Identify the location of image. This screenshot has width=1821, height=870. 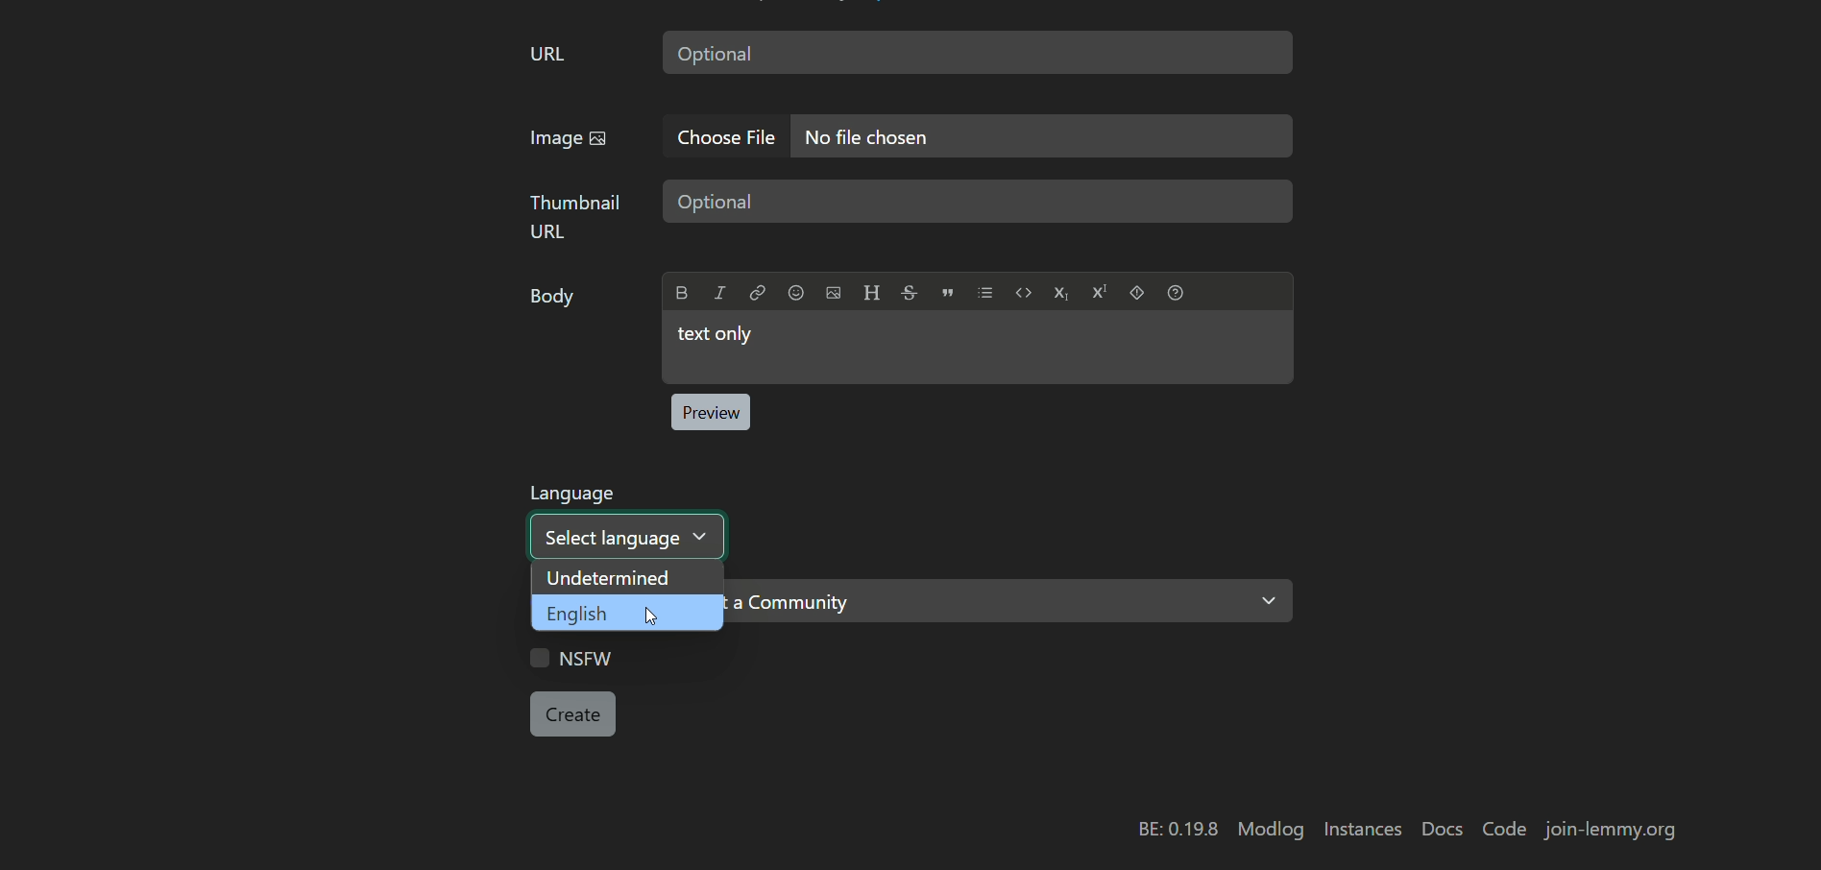
(569, 140).